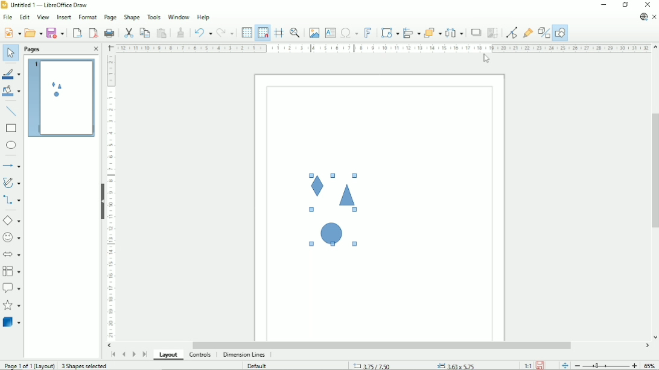 The width and height of the screenshot is (659, 370). I want to click on Insert fontwork text, so click(368, 33).